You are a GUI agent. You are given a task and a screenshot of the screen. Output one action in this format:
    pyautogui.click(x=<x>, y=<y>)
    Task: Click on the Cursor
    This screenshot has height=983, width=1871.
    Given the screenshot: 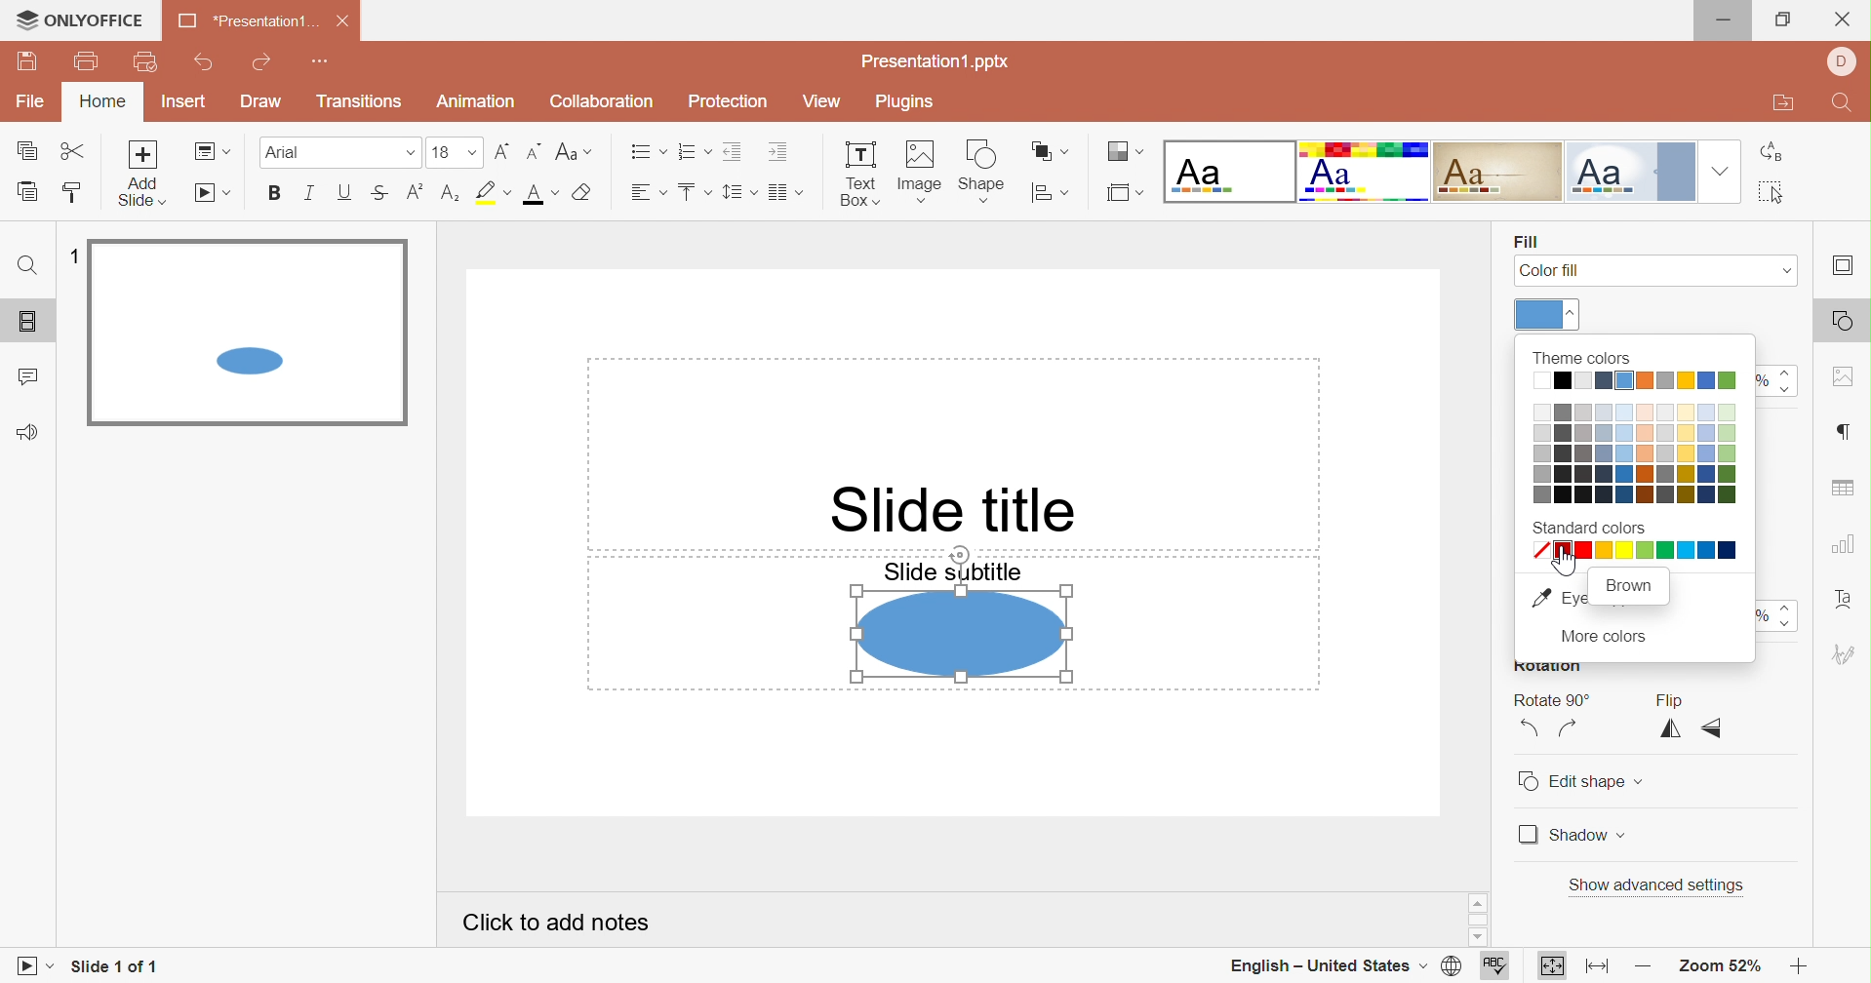 What is the action you would take?
    pyautogui.click(x=1570, y=557)
    